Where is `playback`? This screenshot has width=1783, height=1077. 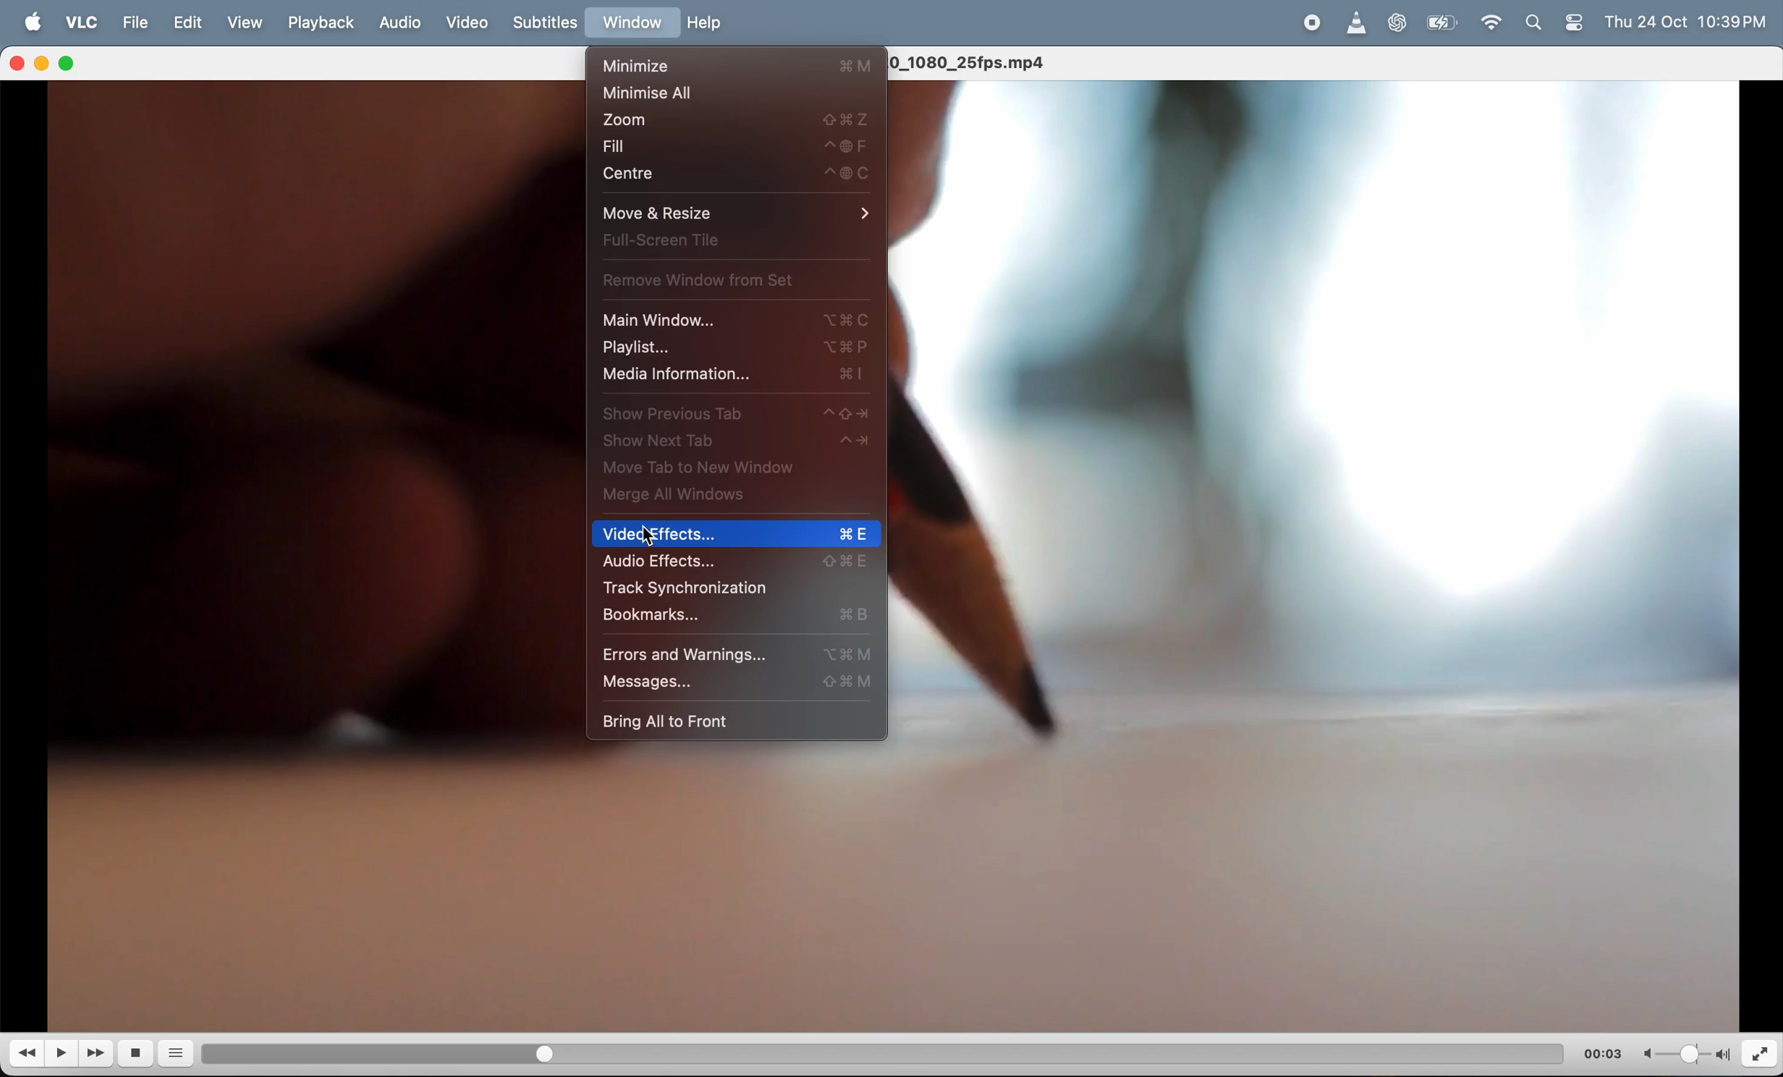
playback is located at coordinates (323, 22).